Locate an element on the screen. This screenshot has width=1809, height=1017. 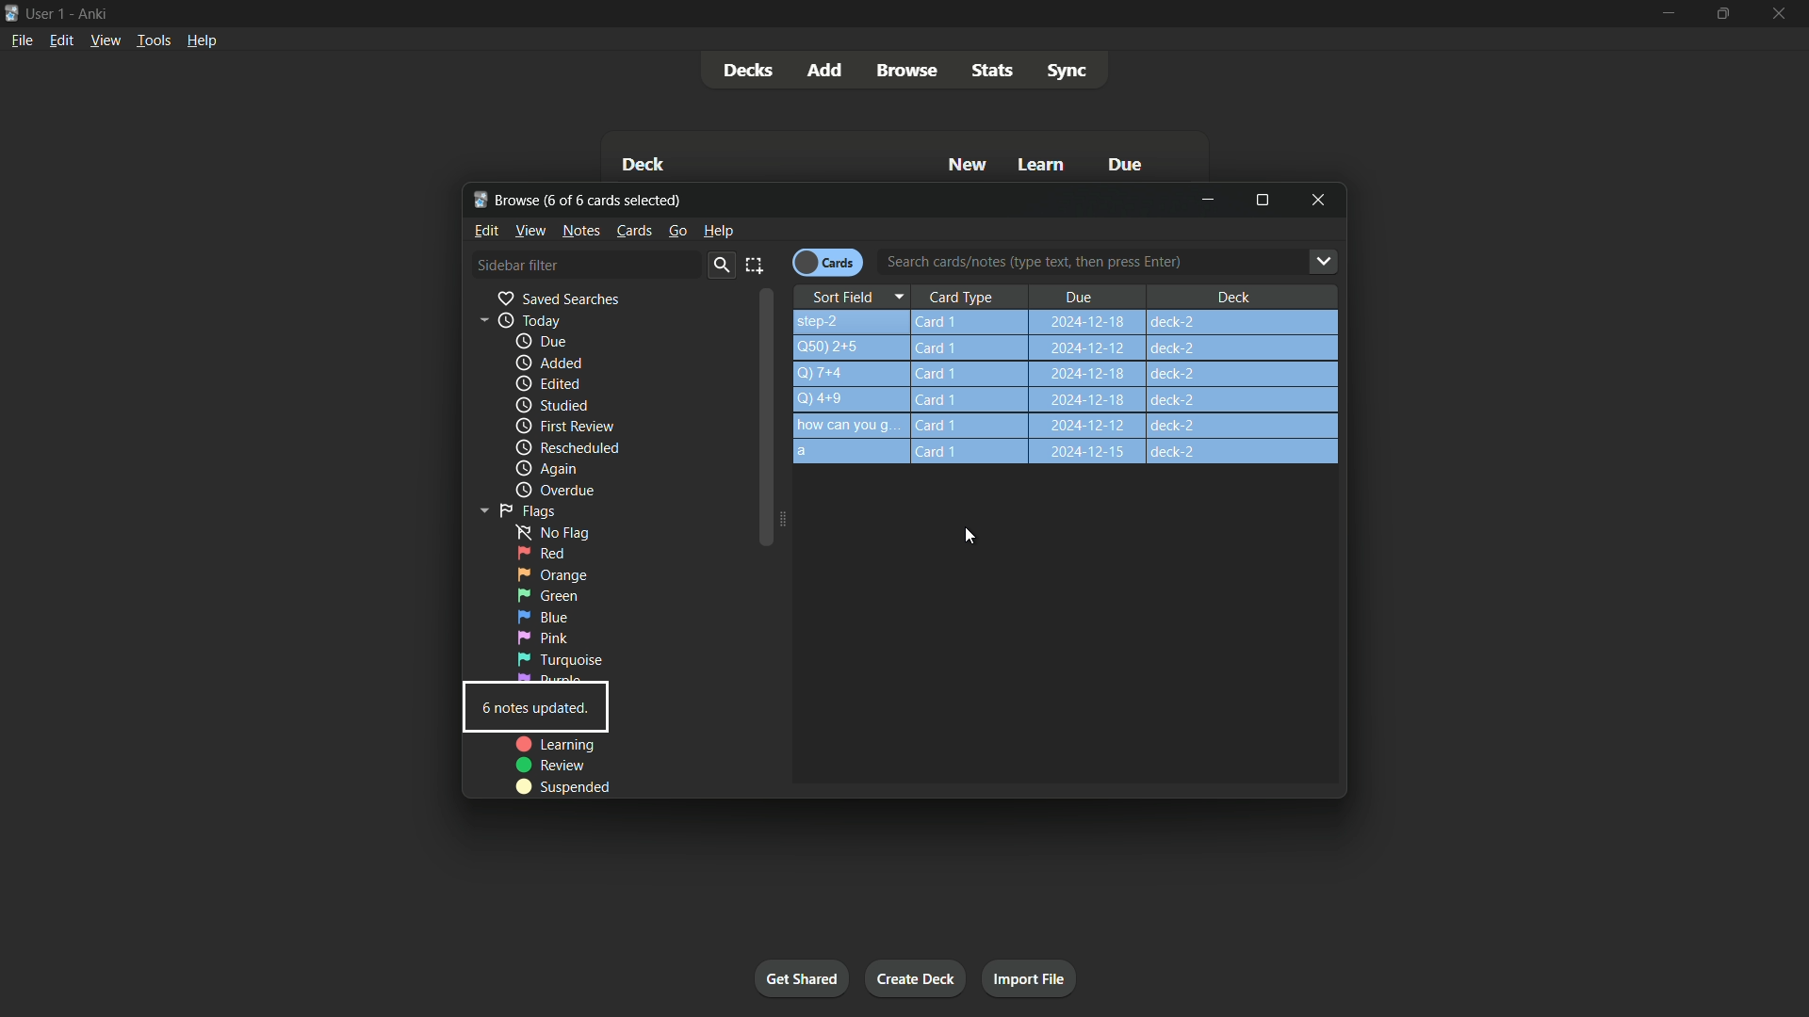
again is located at coordinates (546, 470).